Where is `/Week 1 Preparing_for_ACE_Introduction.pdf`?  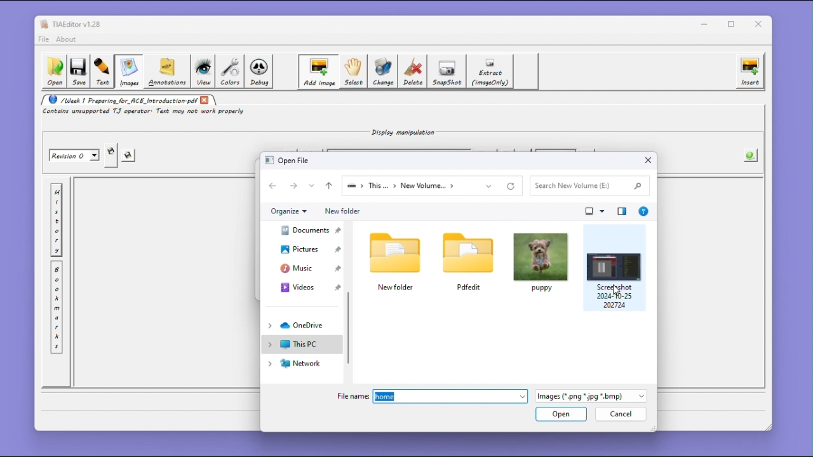
/Week 1 Preparing_for_ACE_Introduction.pdf is located at coordinates (119, 100).